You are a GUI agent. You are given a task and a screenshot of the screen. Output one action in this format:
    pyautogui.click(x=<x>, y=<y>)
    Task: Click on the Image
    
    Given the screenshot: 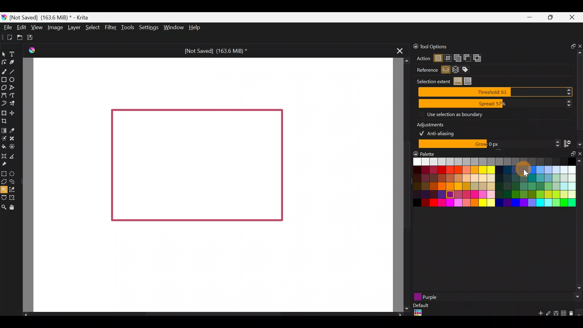 What is the action you would take?
    pyautogui.click(x=55, y=28)
    